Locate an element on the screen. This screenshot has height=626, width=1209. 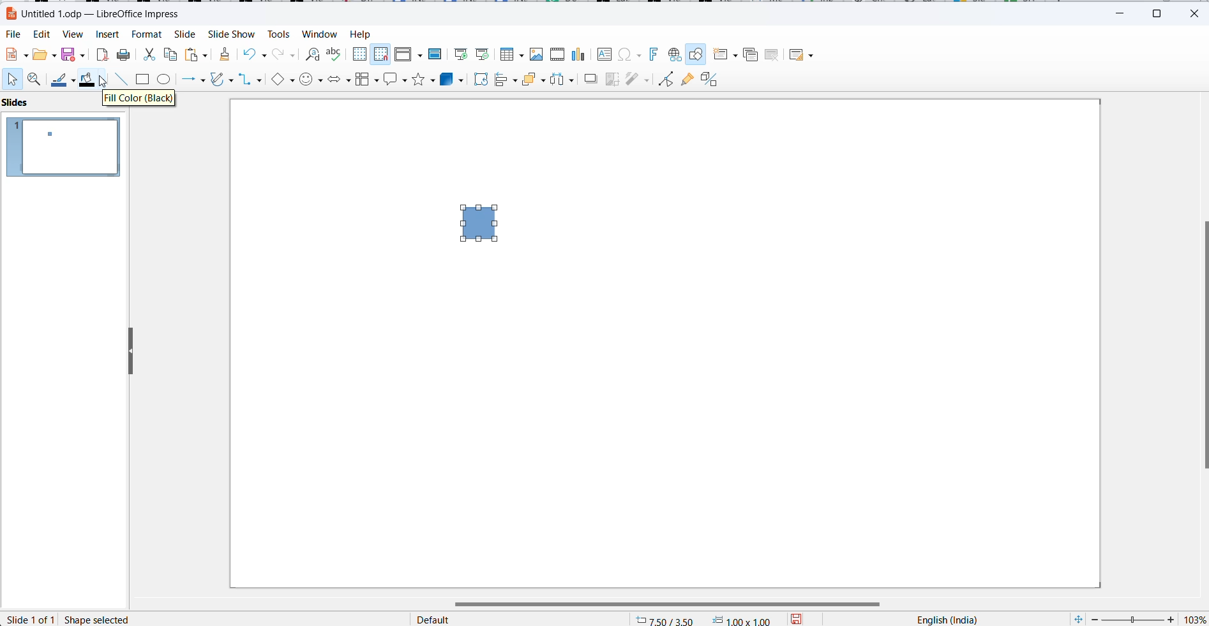
line is located at coordinates (63, 82).